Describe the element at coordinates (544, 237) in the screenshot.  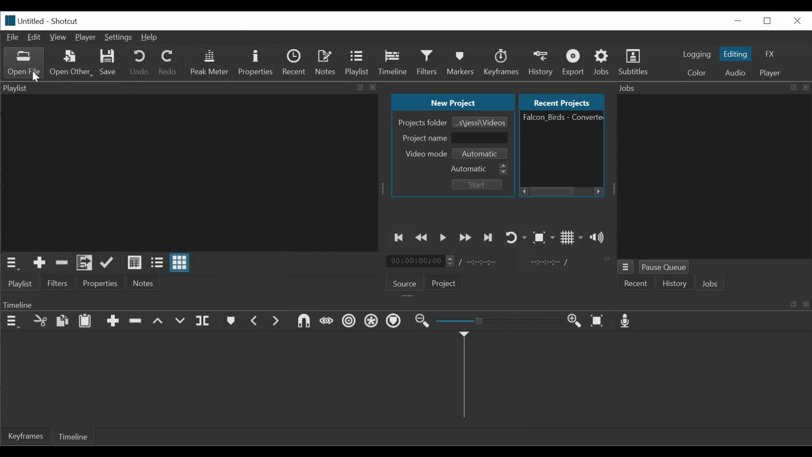
I see `Toggle Zoom ` at that location.